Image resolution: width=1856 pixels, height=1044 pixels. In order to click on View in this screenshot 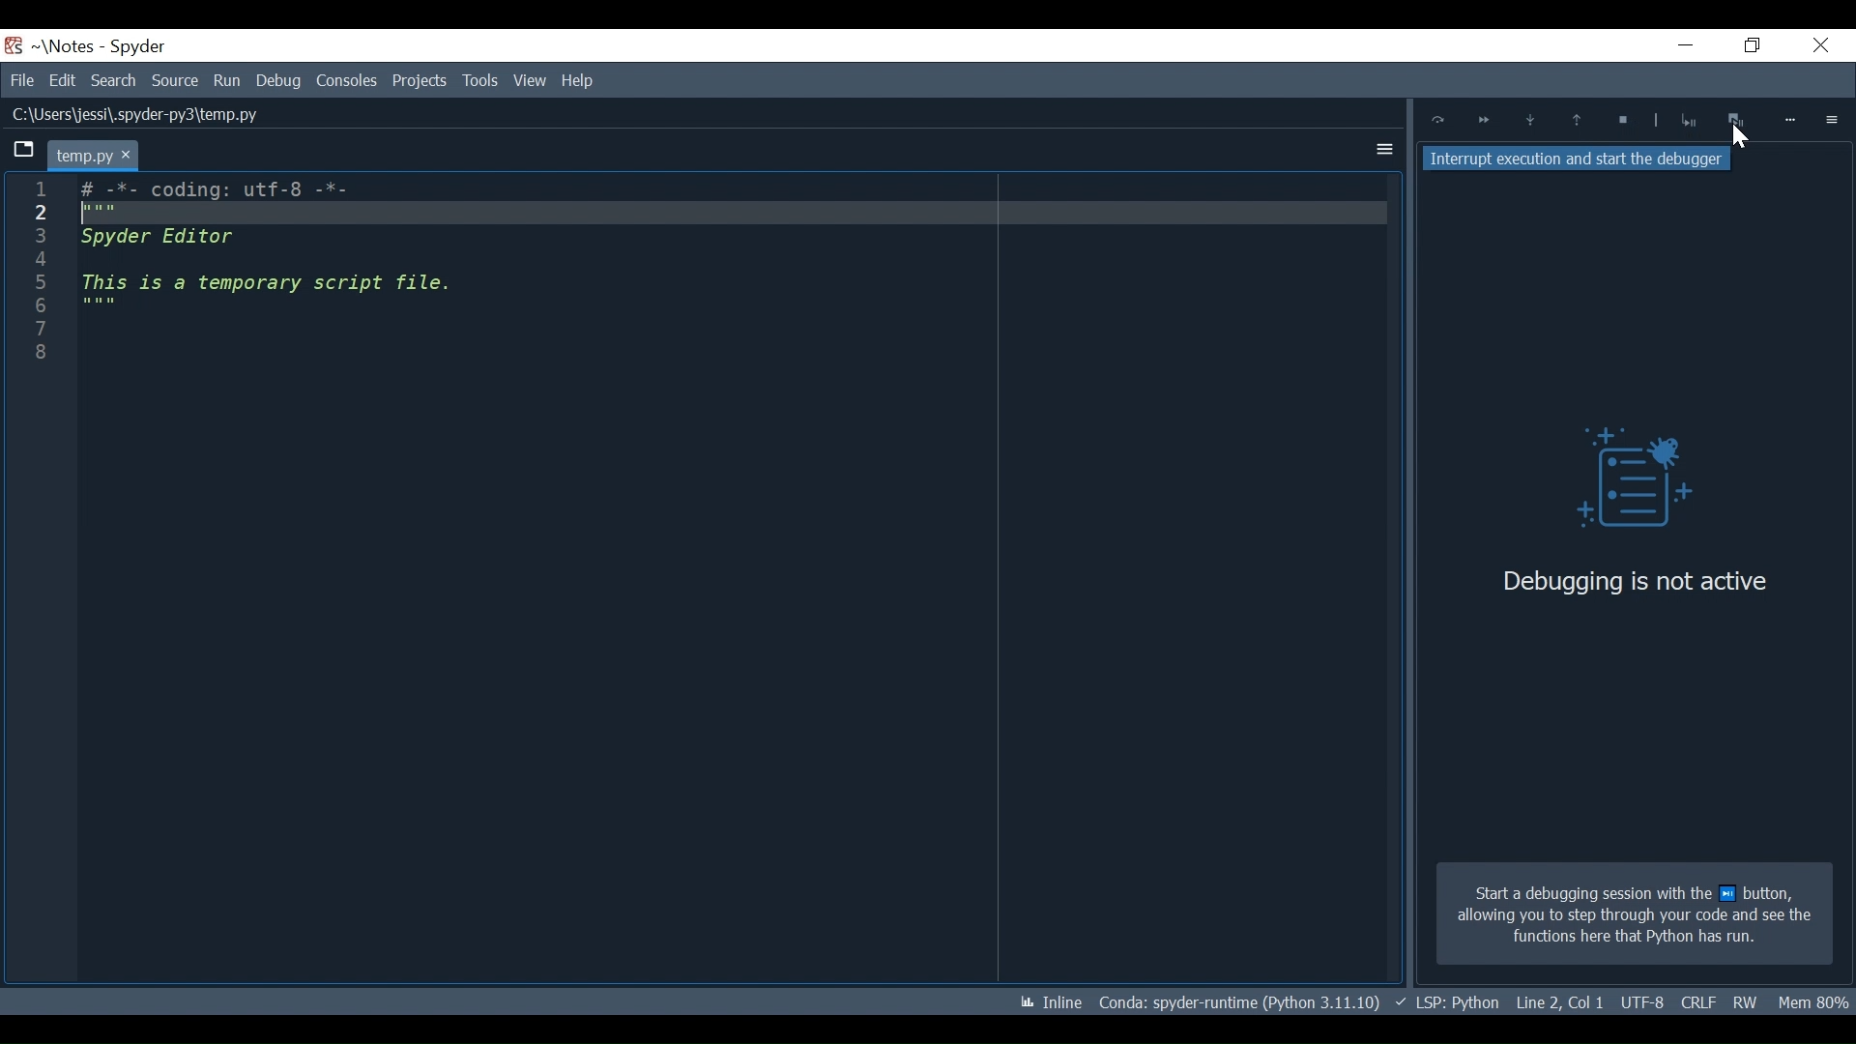, I will do `click(479, 80)`.